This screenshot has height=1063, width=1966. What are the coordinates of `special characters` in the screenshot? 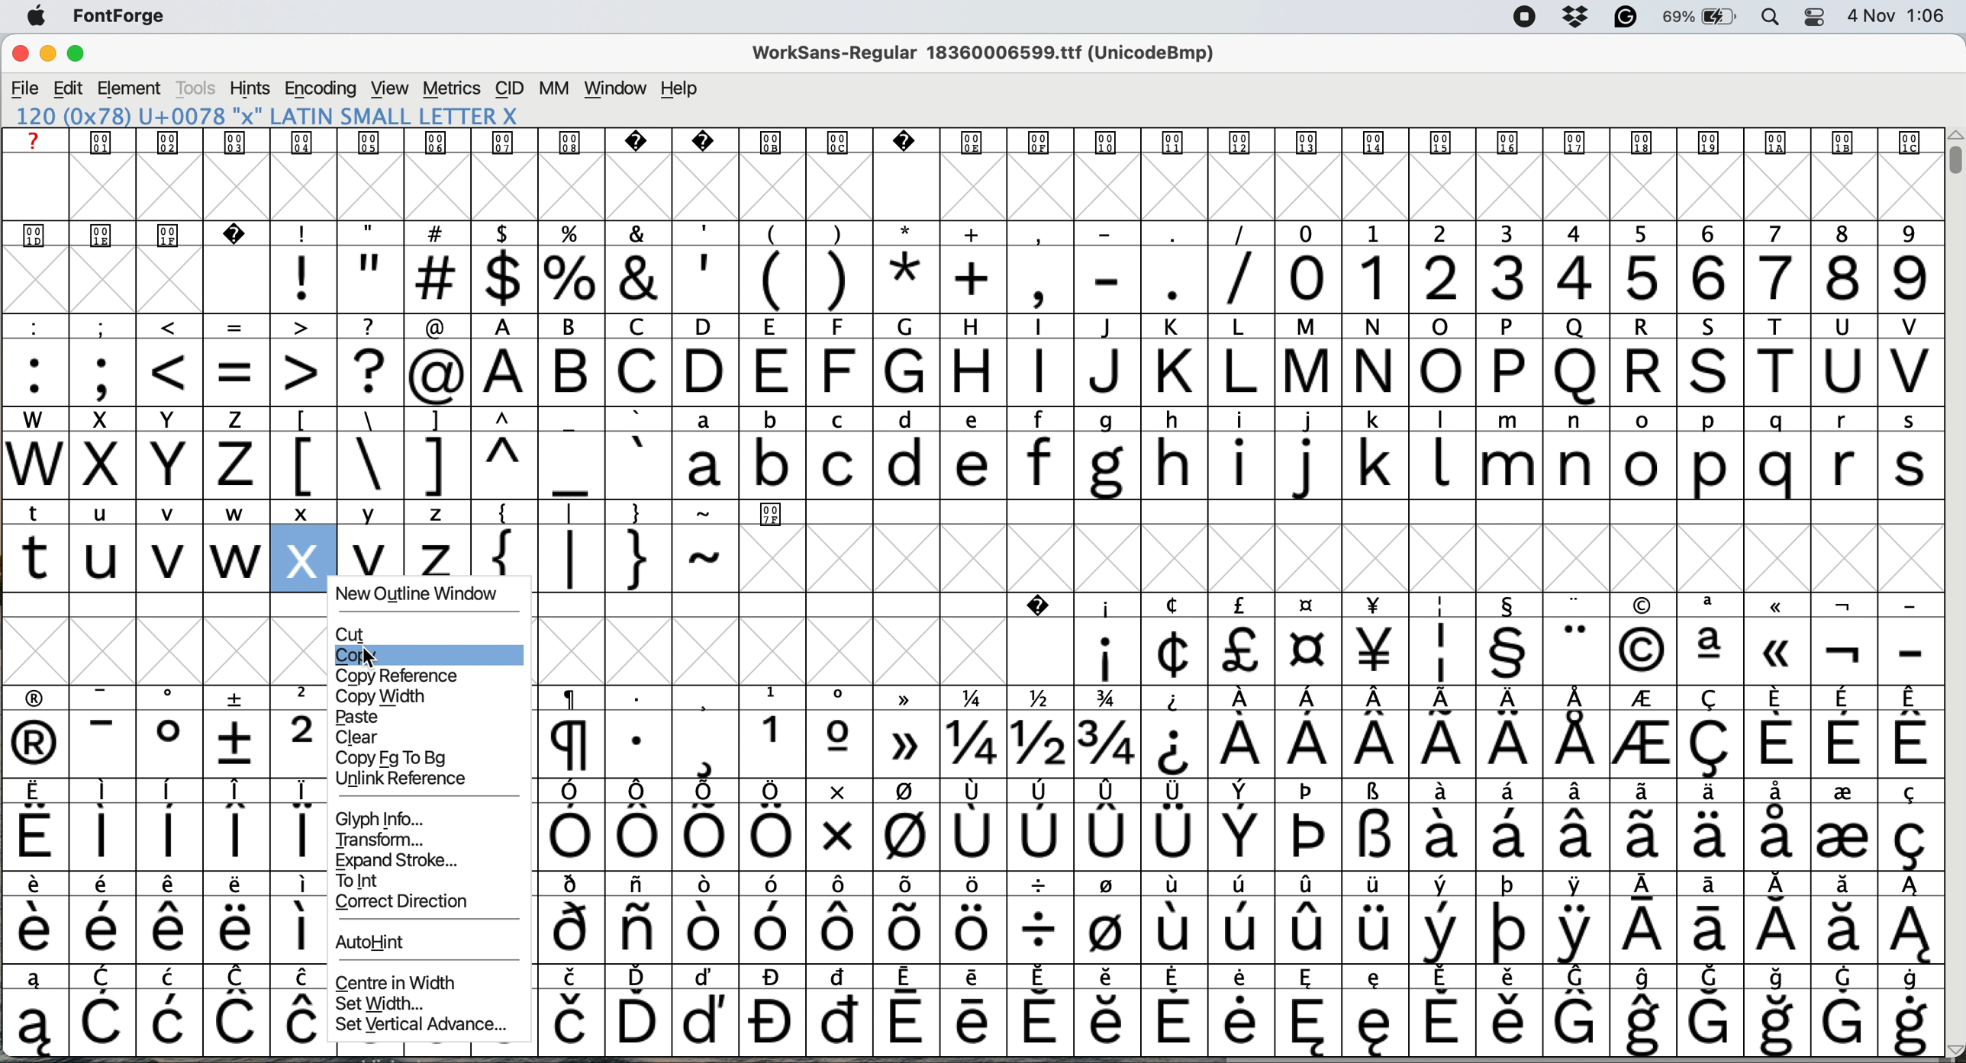 It's located at (1245, 883).